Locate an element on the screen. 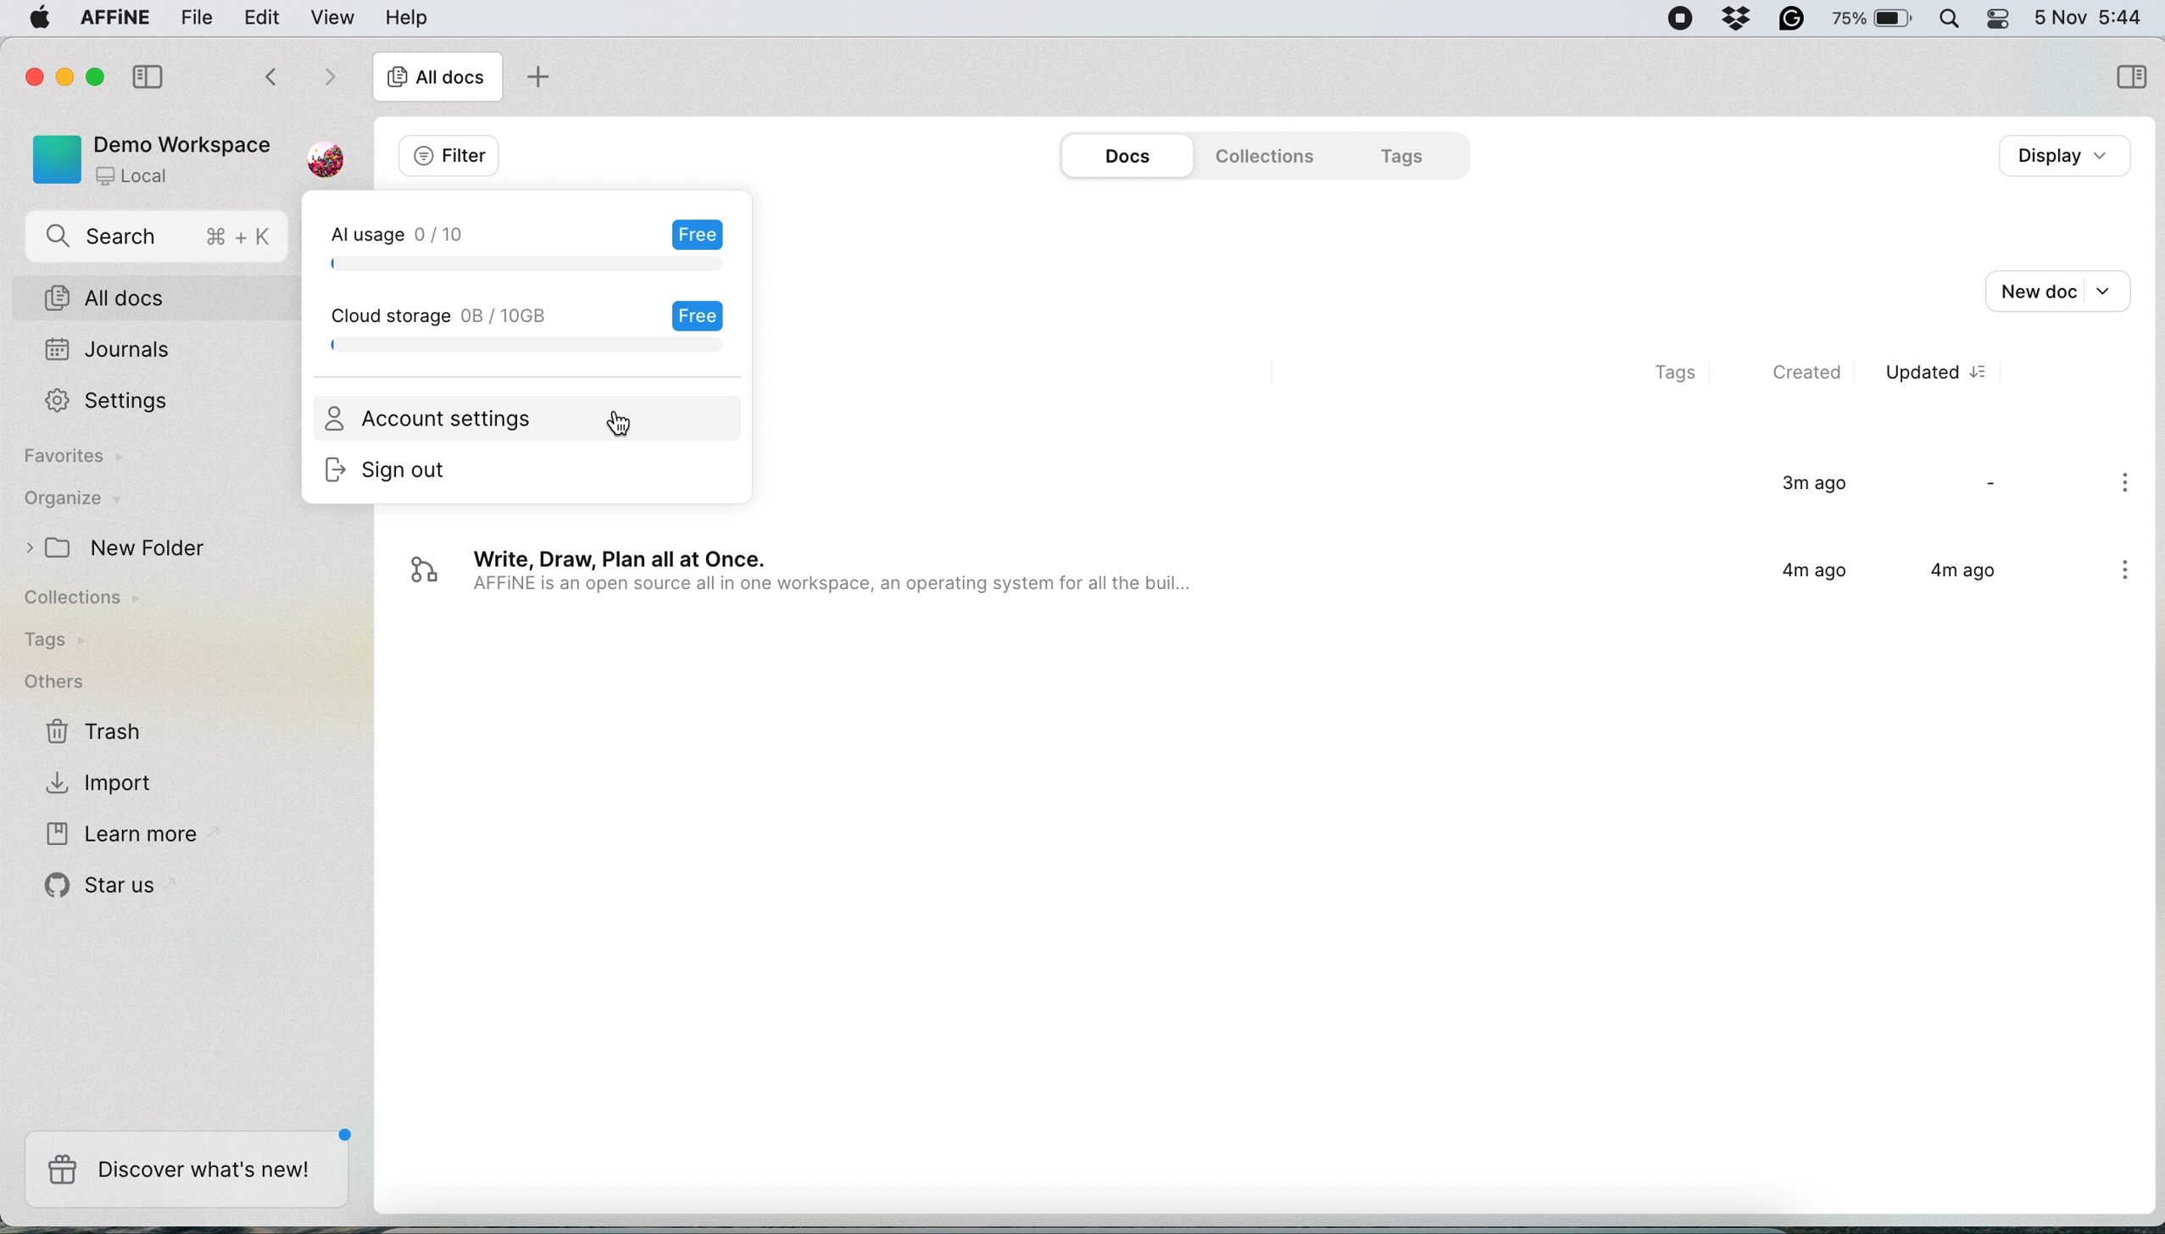  account settings is located at coordinates (435, 420).